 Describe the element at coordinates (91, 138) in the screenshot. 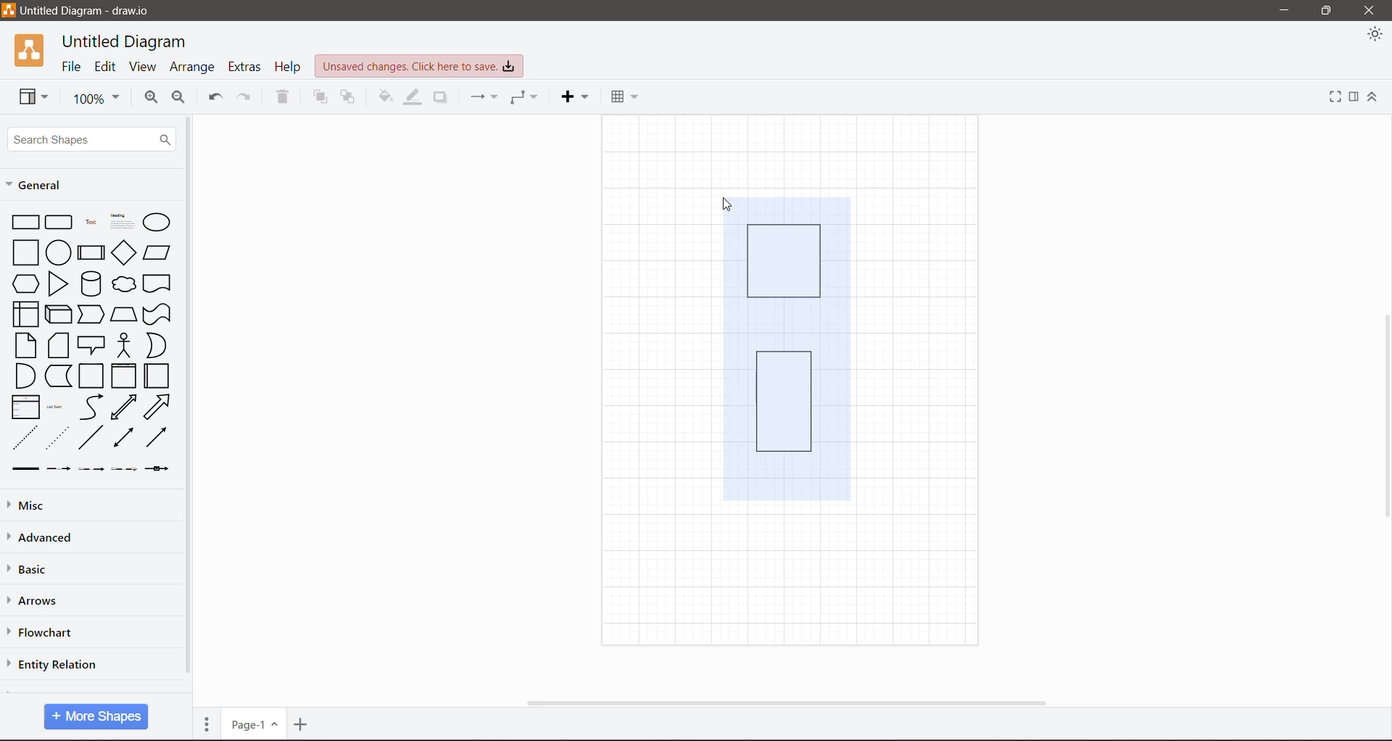

I see `Search Shapes` at that location.